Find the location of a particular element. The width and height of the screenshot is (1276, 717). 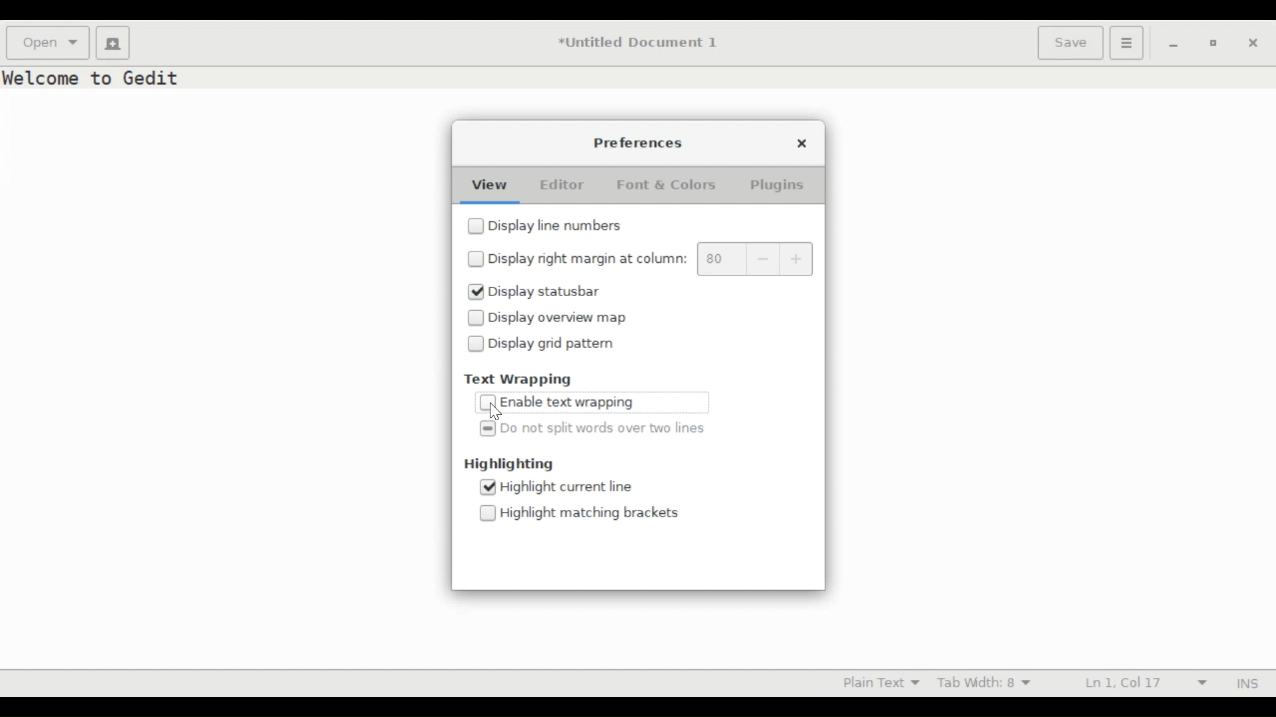

Preferences is located at coordinates (639, 143).